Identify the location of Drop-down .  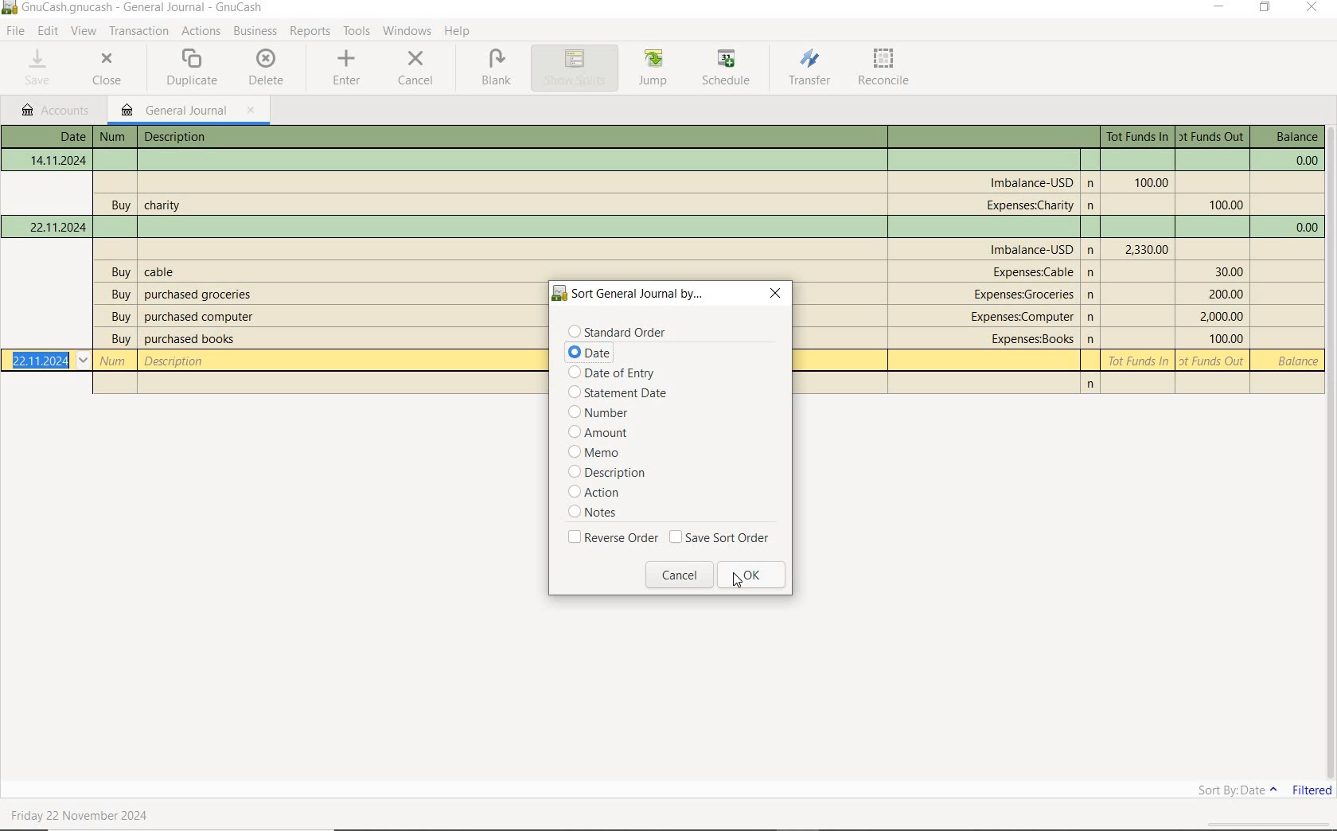
(84, 361).